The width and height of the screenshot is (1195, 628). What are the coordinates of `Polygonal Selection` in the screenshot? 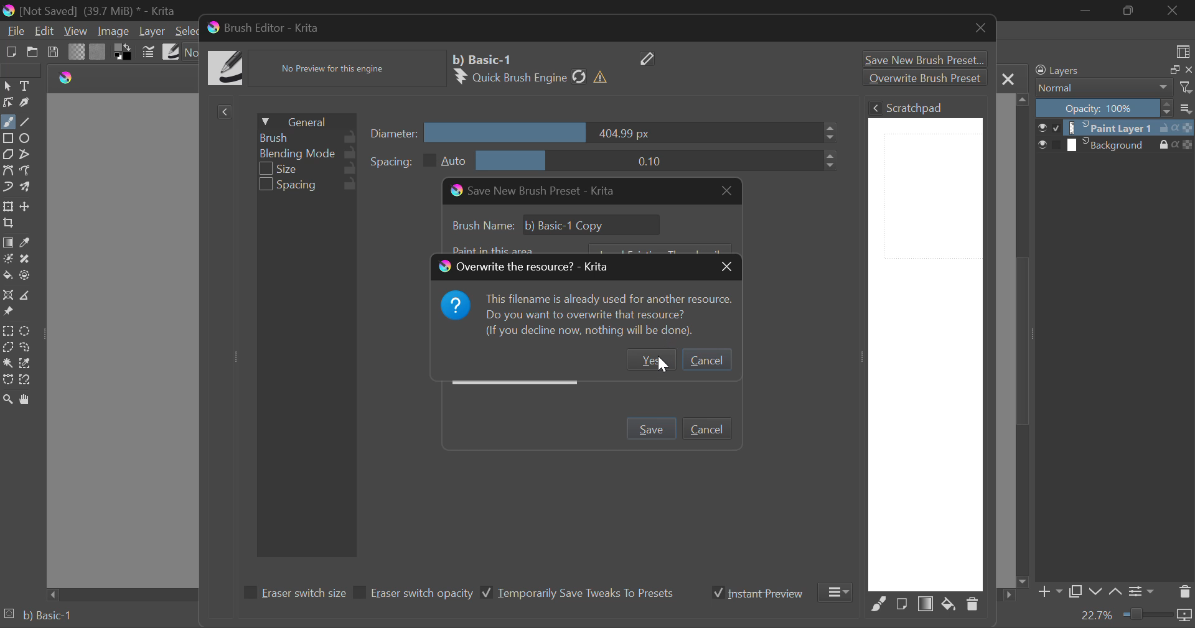 It's located at (7, 347).